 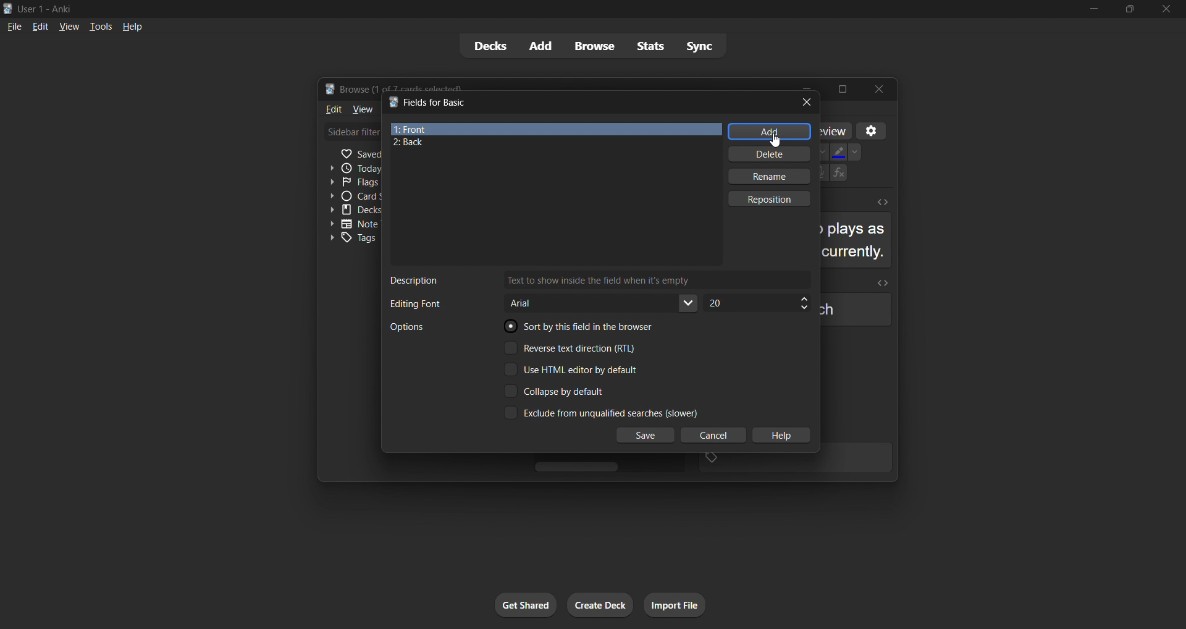 I want to click on Maximize, so click(x=844, y=87).